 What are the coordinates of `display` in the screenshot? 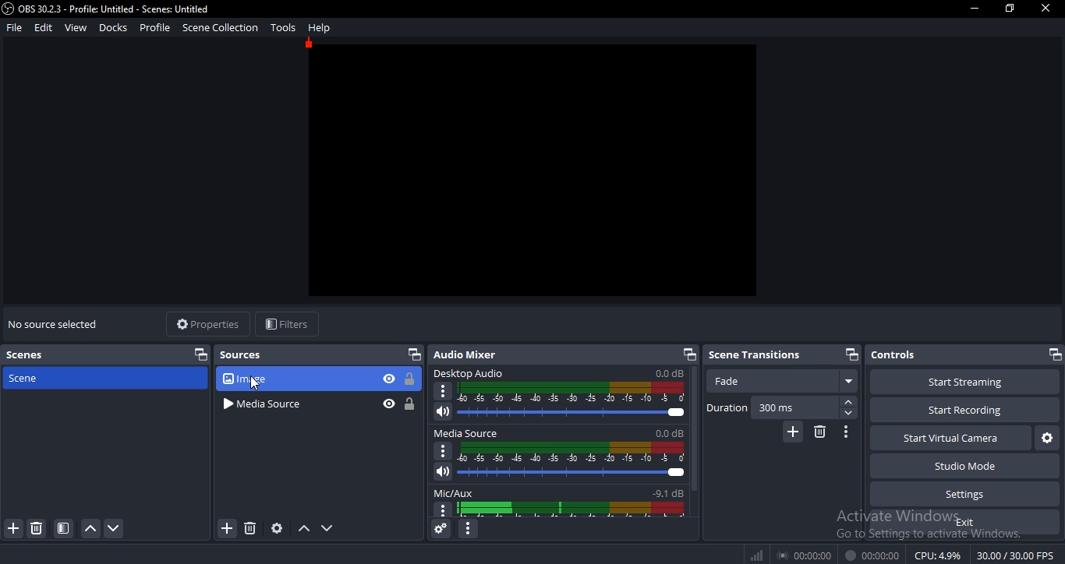 It's located at (570, 453).